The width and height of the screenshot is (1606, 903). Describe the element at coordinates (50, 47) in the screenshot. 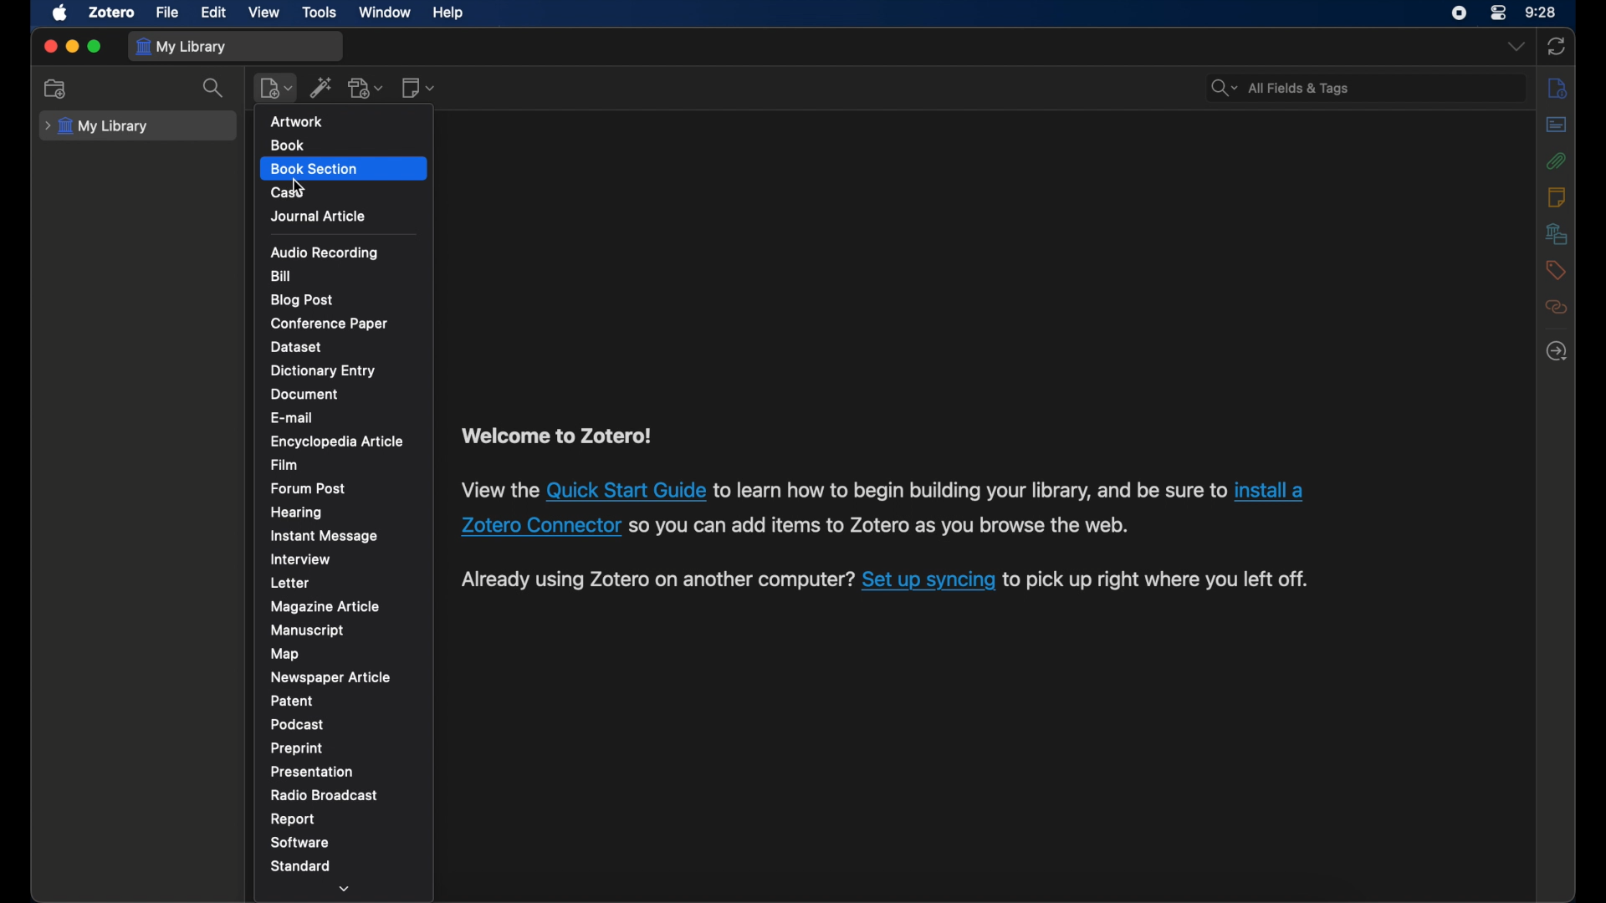

I see `close` at that location.